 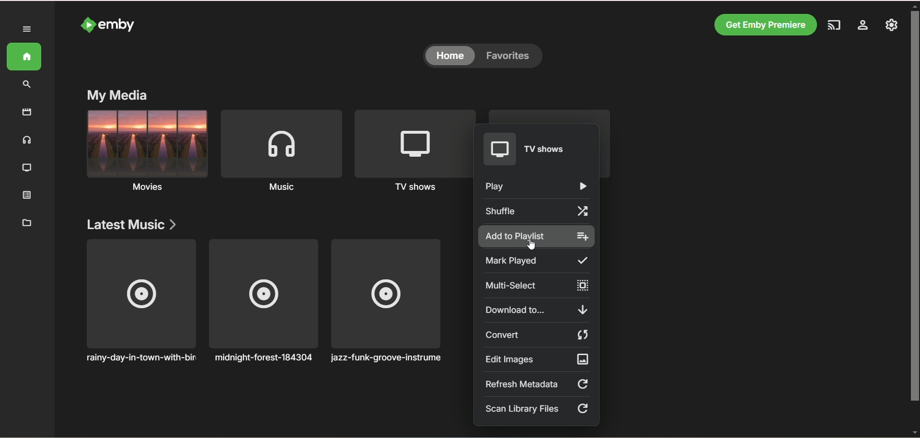 I want to click on Music, so click(x=280, y=154).